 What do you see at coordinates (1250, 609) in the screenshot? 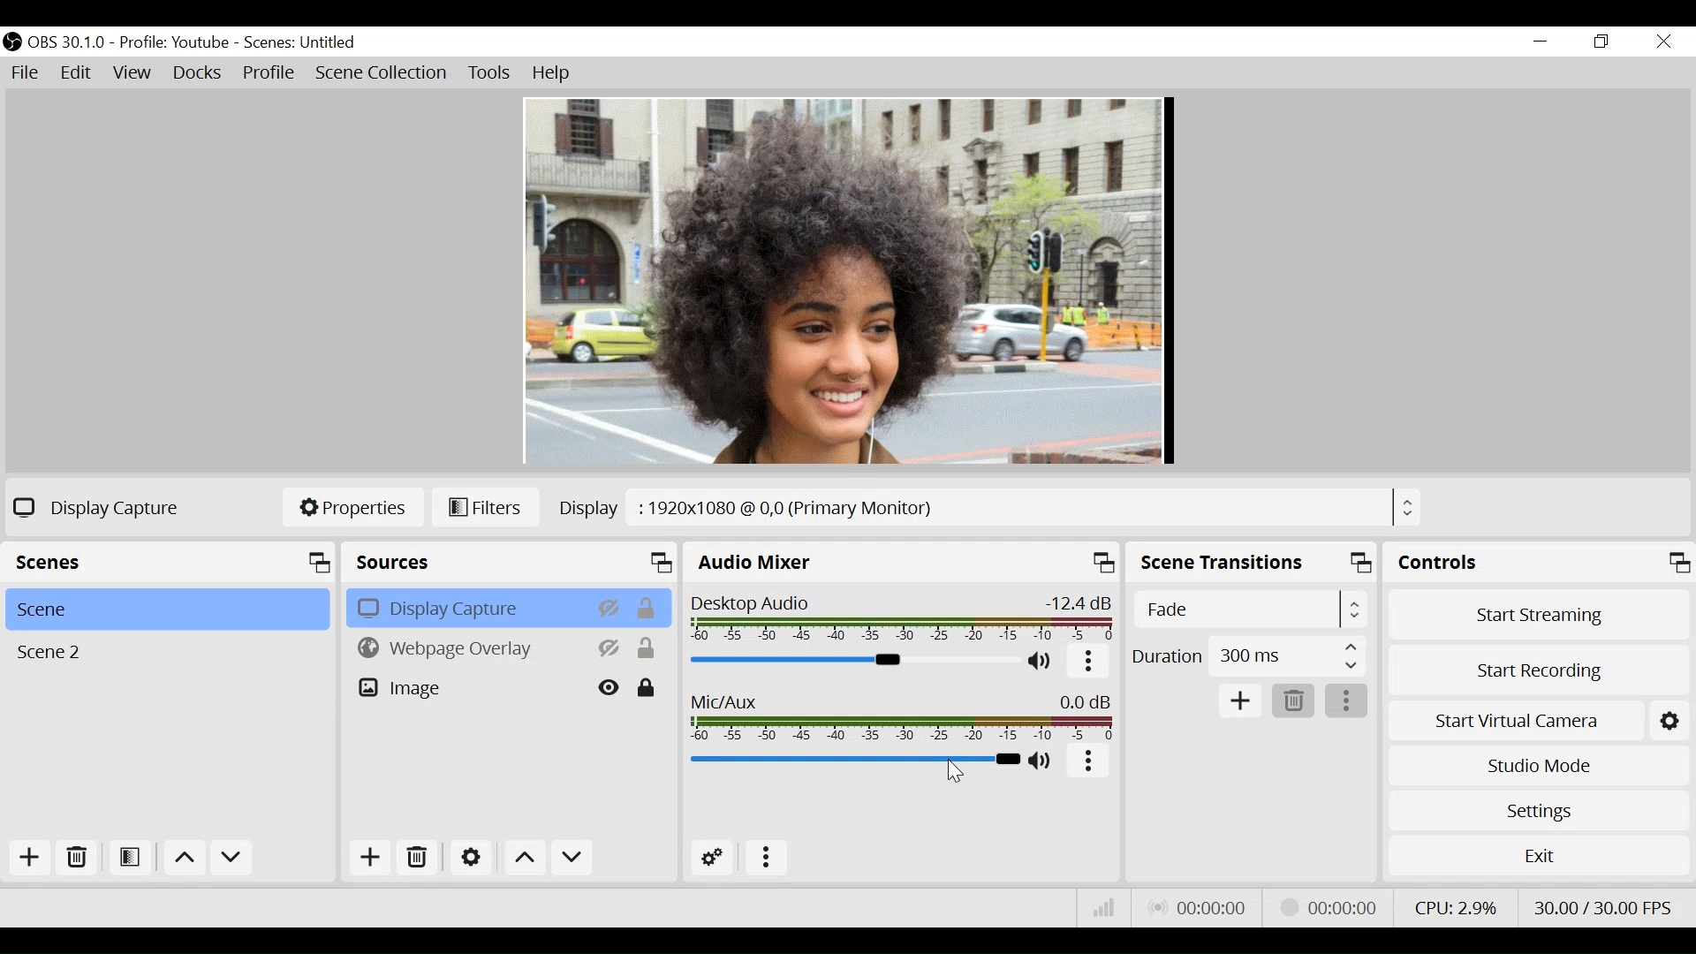
I see `Select Scene Transitions` at bounding box center [1250, 609].